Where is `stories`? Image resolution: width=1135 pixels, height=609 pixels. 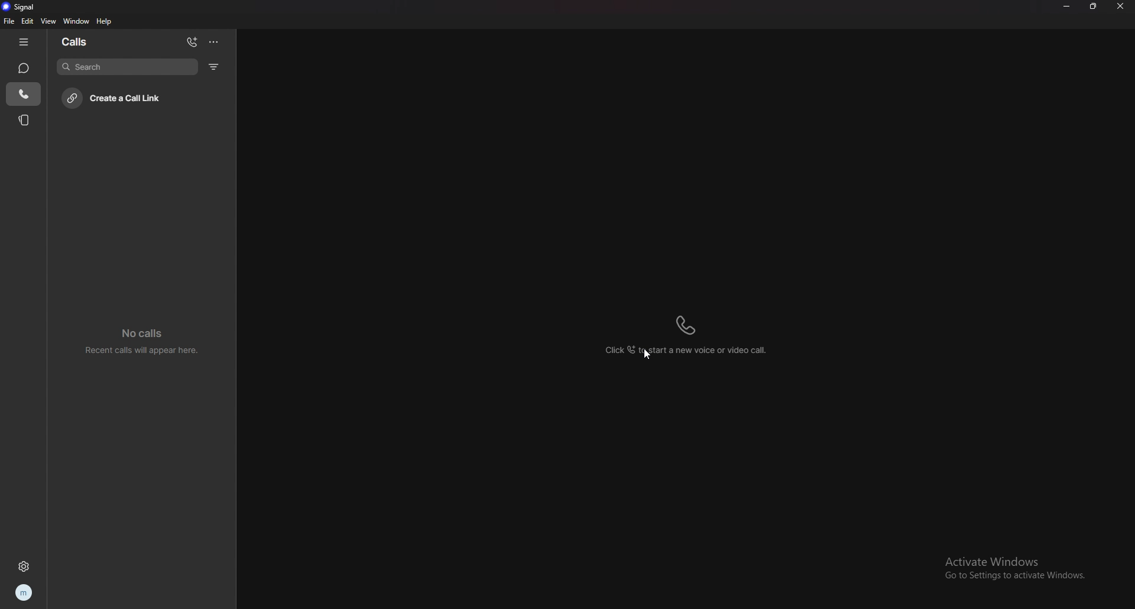 stories is located at coordinates (24, 120).